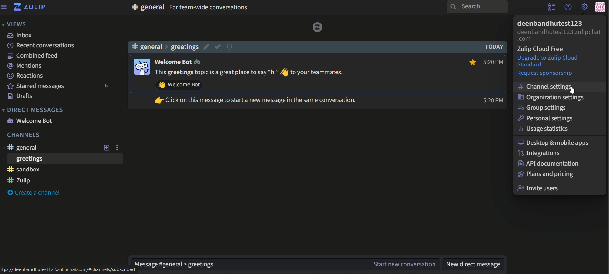  Describe the element at coordinates (24, 170) in the screenshot. I see `sandbox` at that location.